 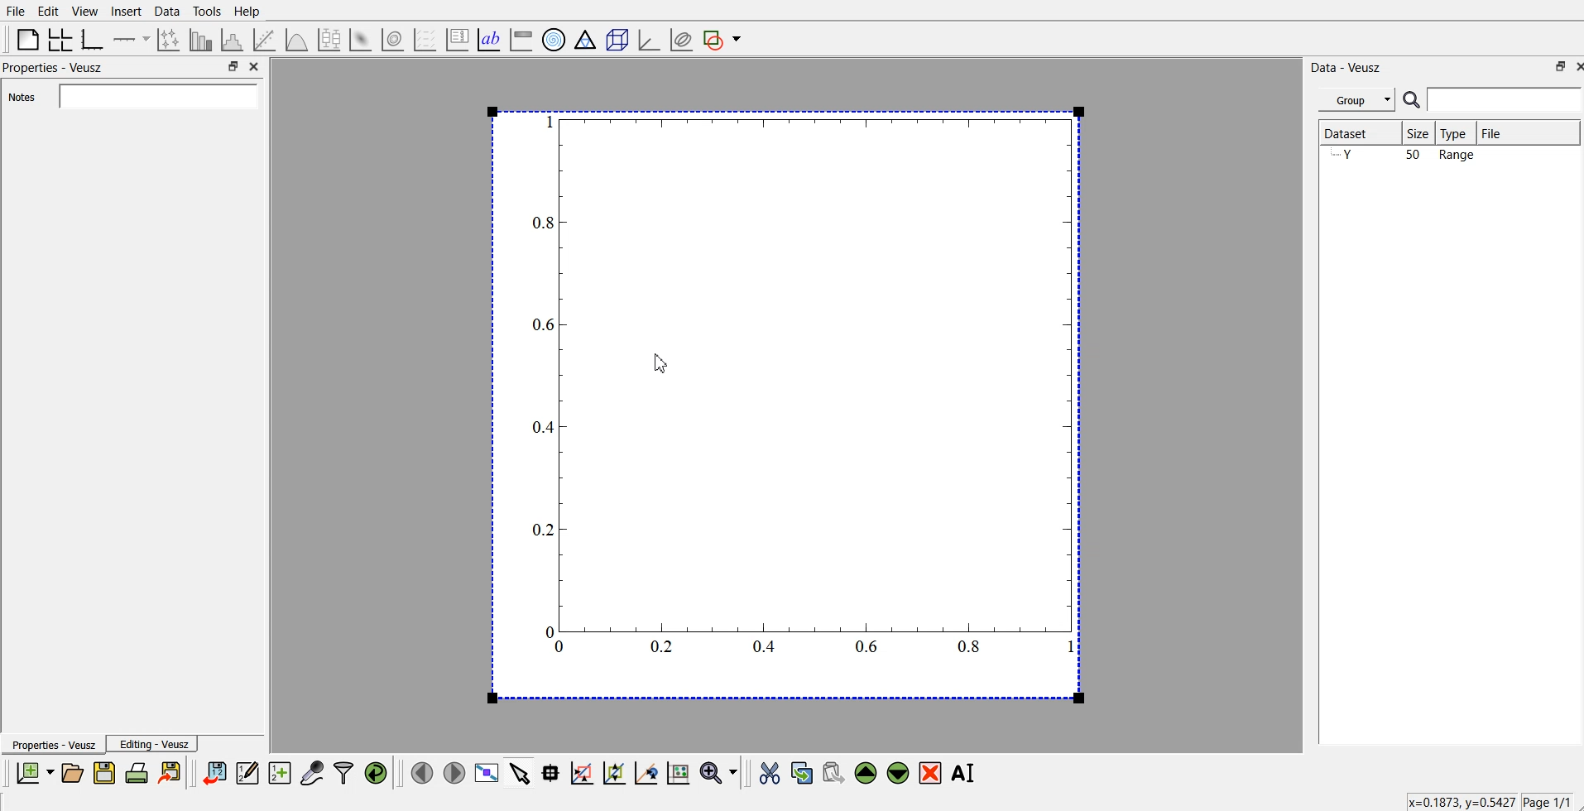 What do you see at coordinates (155, 744) in the screenshot?
I see `Editing - Veusz` at bounding box center [155, 744].